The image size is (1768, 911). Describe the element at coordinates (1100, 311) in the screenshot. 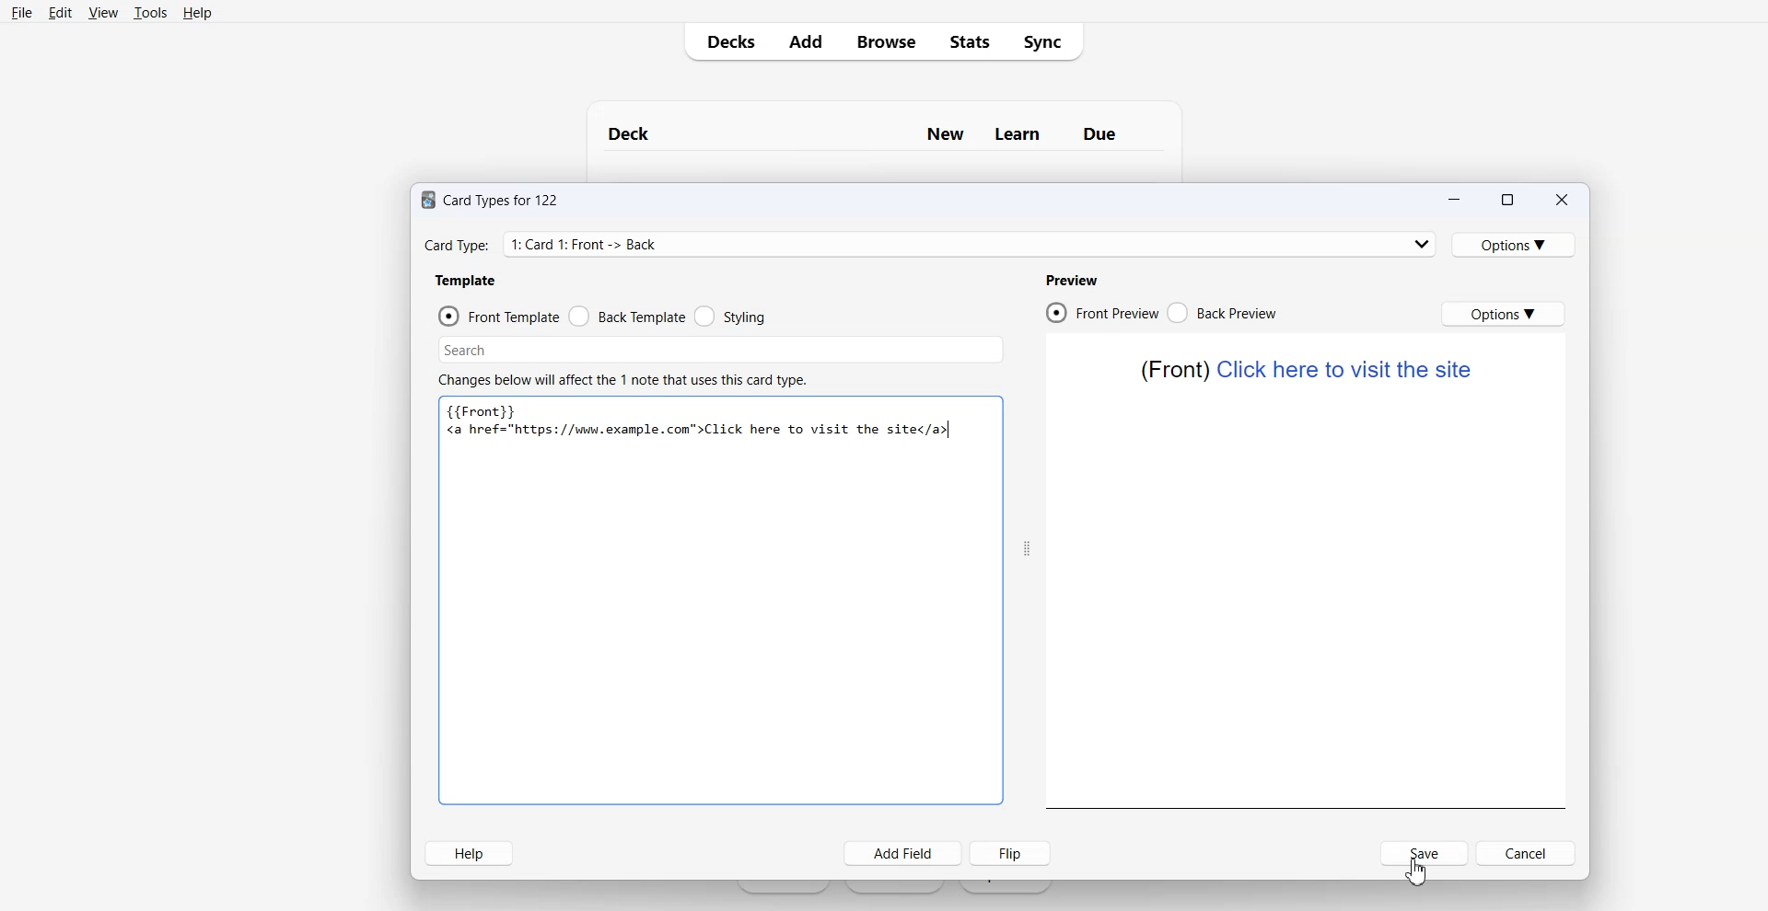

I see `Front Preview` at that location.